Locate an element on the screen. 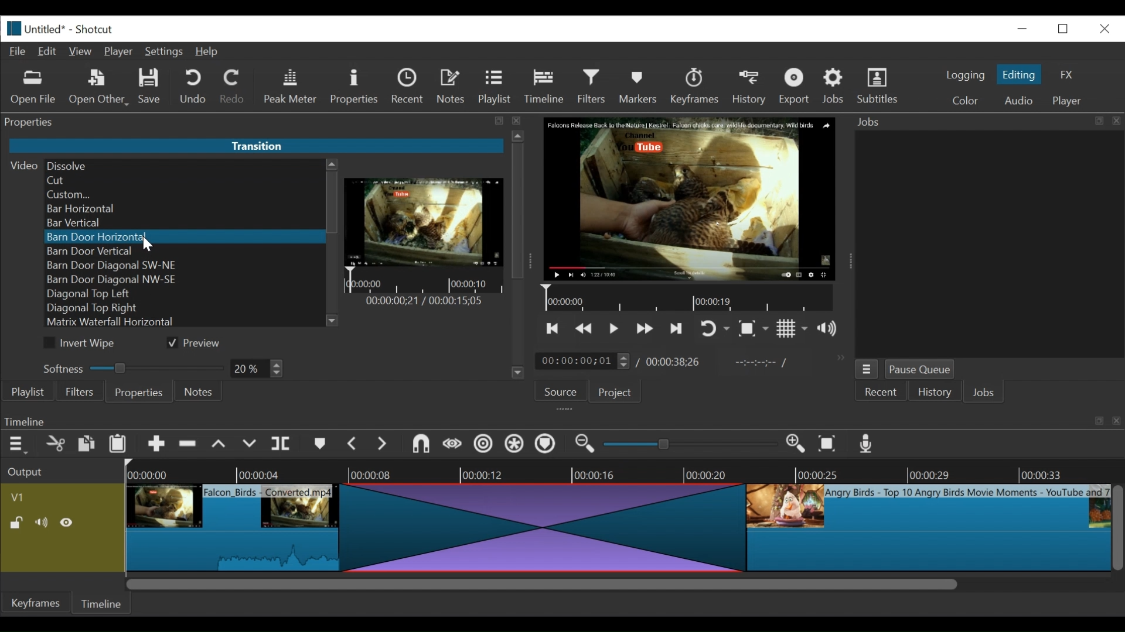  Scroll up is located at coordinates (519, 136).